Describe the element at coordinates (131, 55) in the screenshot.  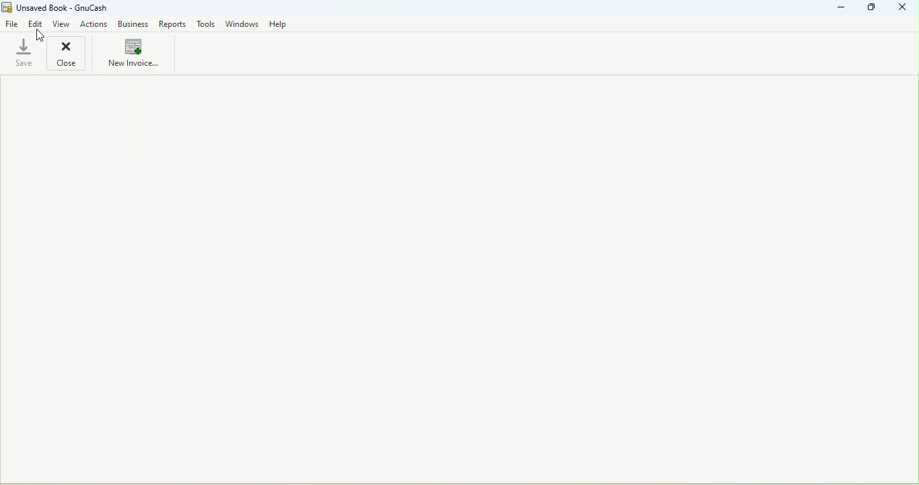
I see `New invoices` at that location.